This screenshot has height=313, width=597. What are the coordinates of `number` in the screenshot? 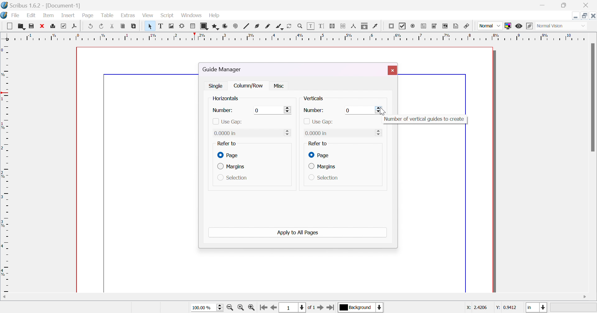 It's located at (313, 110).